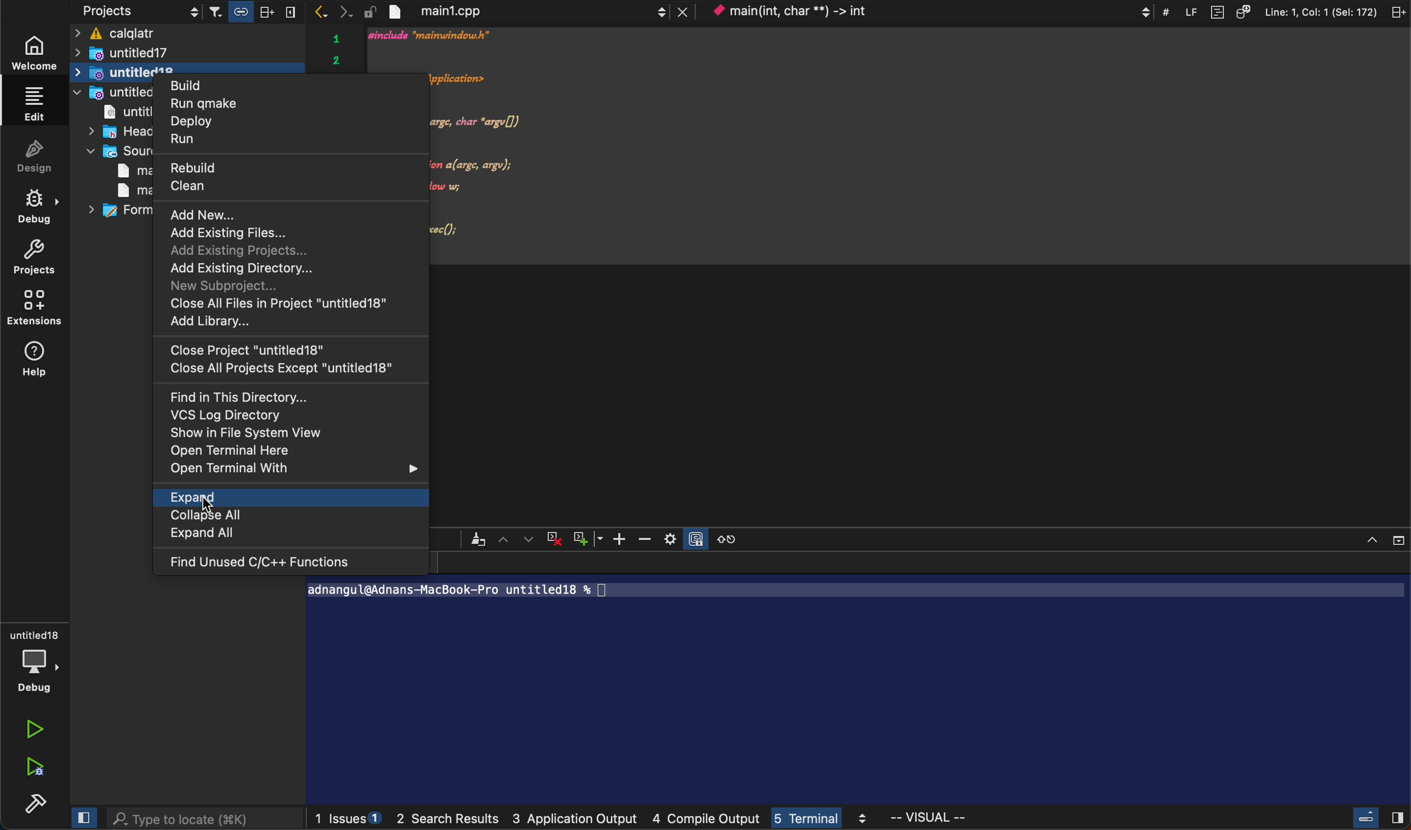  I want to click on untitled, so click(181, 53).